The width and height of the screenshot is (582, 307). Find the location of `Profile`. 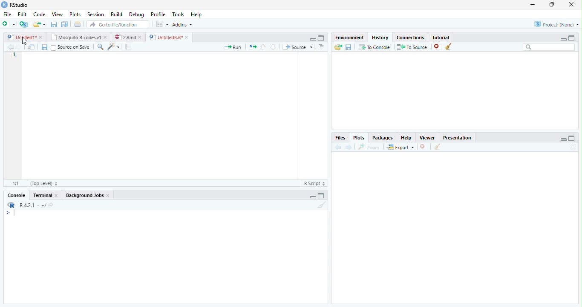

Profile is located at coordinates (158, 14).